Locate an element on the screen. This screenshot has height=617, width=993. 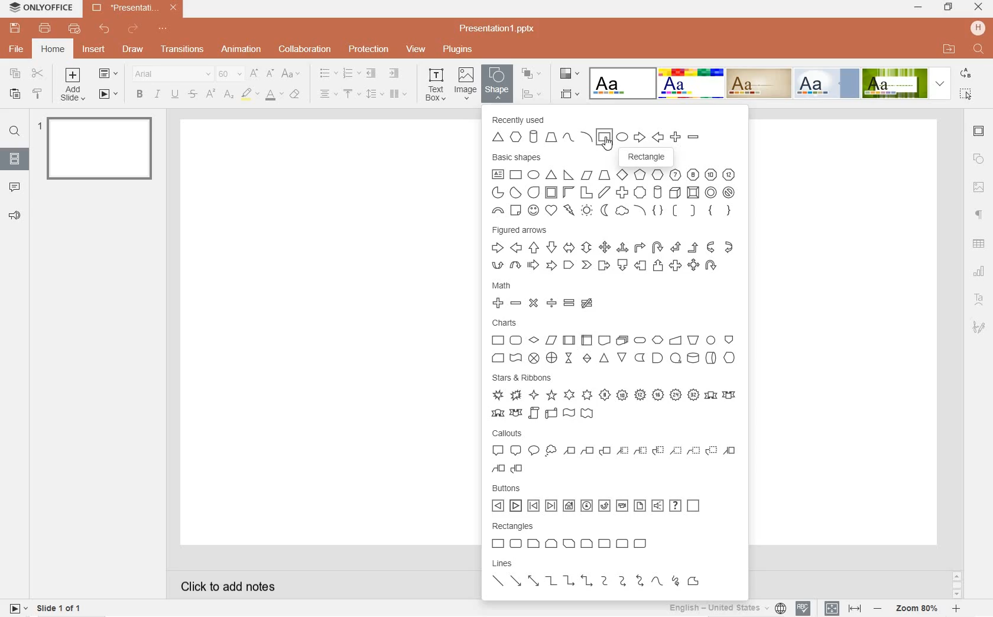
Left right up arrow is located at coordinates (622, 248).